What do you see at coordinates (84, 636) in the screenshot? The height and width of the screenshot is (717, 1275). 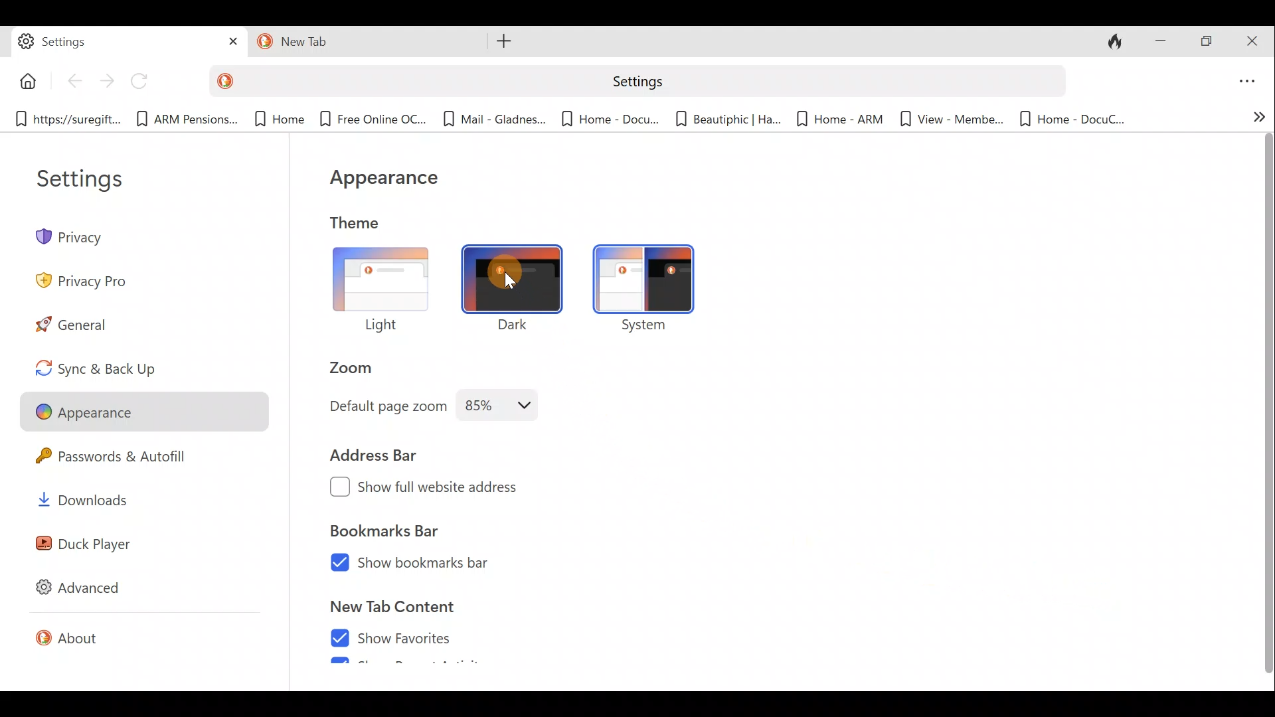 I see `About` at bounding box center [84, 636].